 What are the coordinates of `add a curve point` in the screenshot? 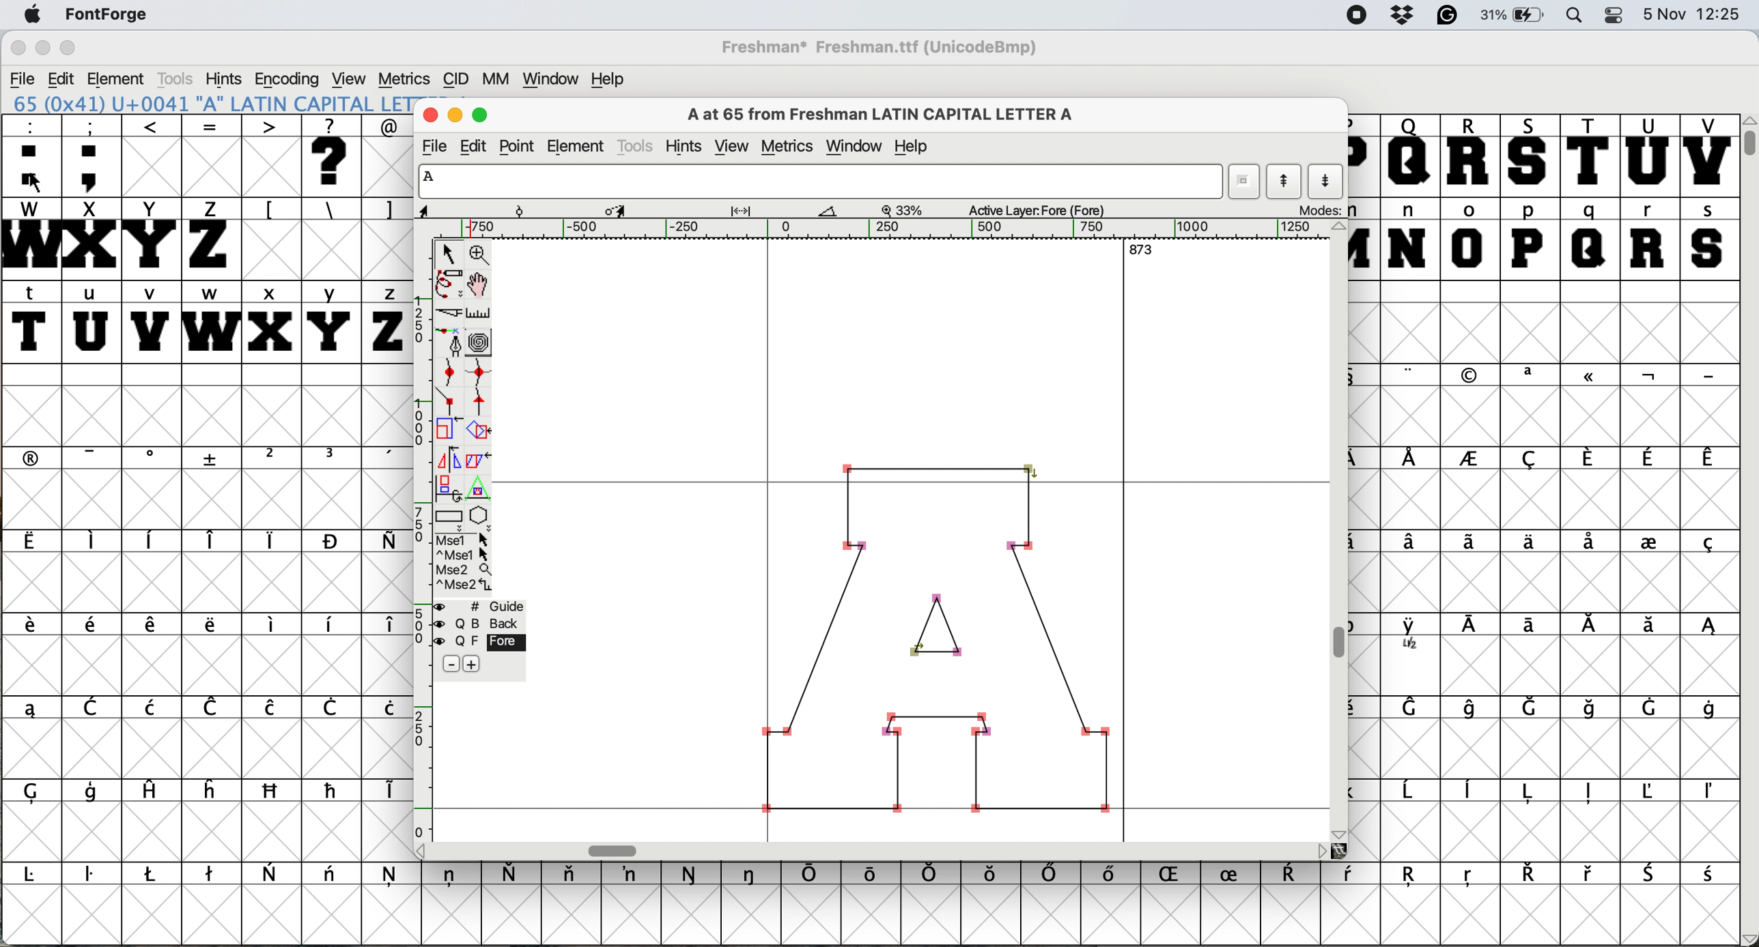 It's located at (450, 371).